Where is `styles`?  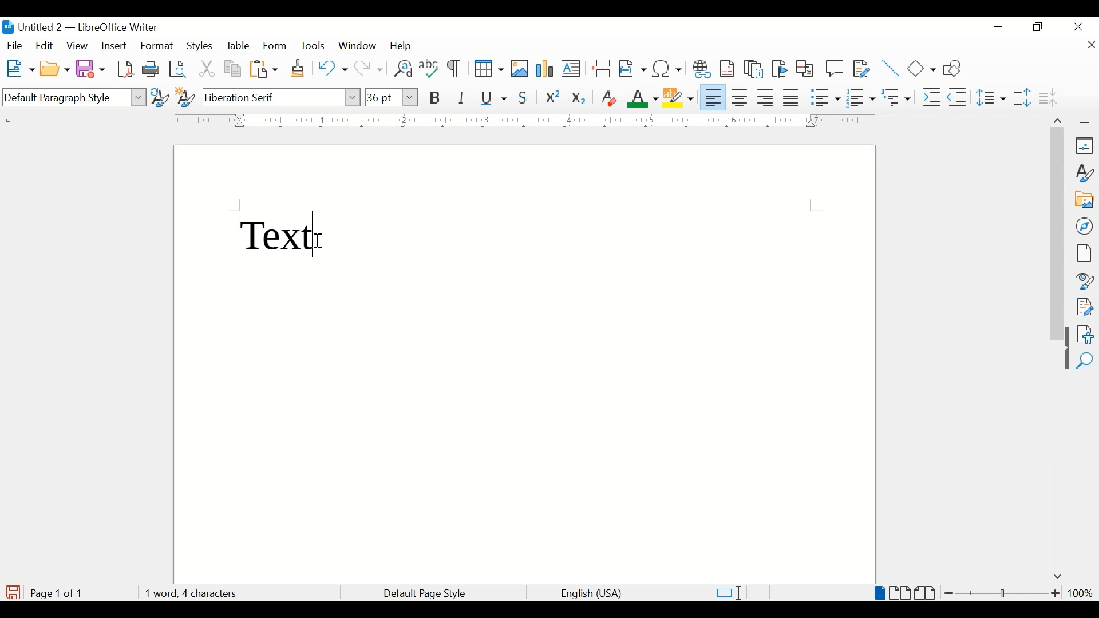
styles is located at coordinates (201, 46).